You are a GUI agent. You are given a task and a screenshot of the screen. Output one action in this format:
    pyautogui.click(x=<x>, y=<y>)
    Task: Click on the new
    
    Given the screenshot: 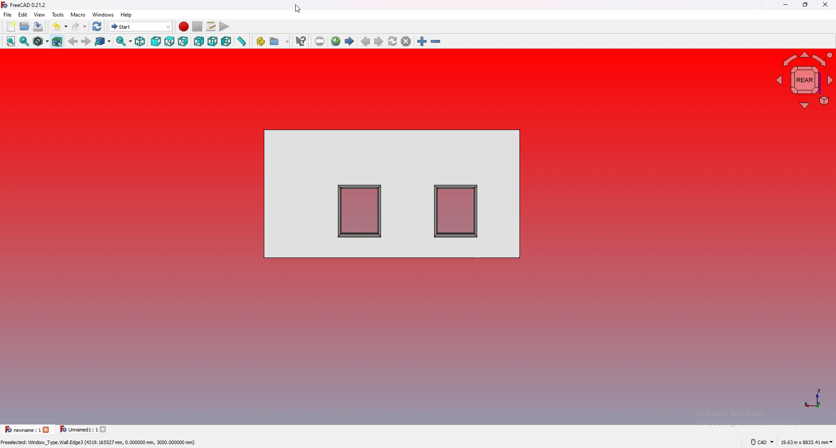 What is the action you would take?
    pyautogui.click(x=11, y=27)
    